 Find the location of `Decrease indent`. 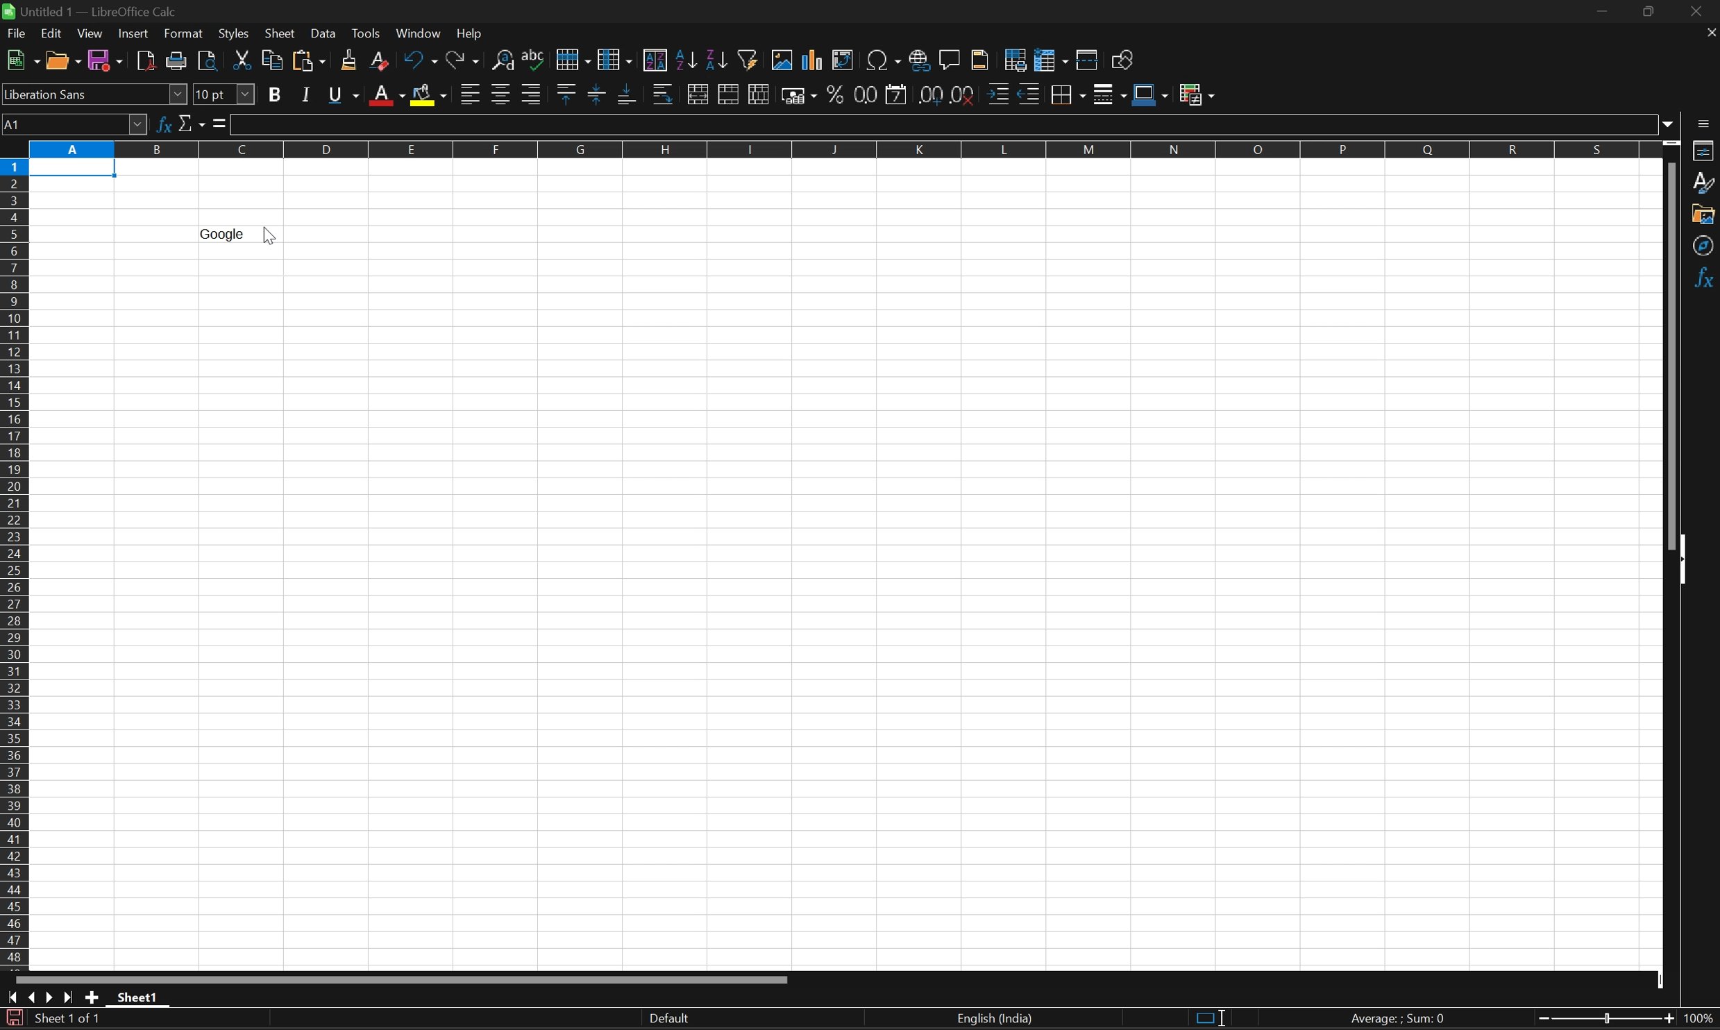

Decrease indent is located at coordinates (1030, 93).